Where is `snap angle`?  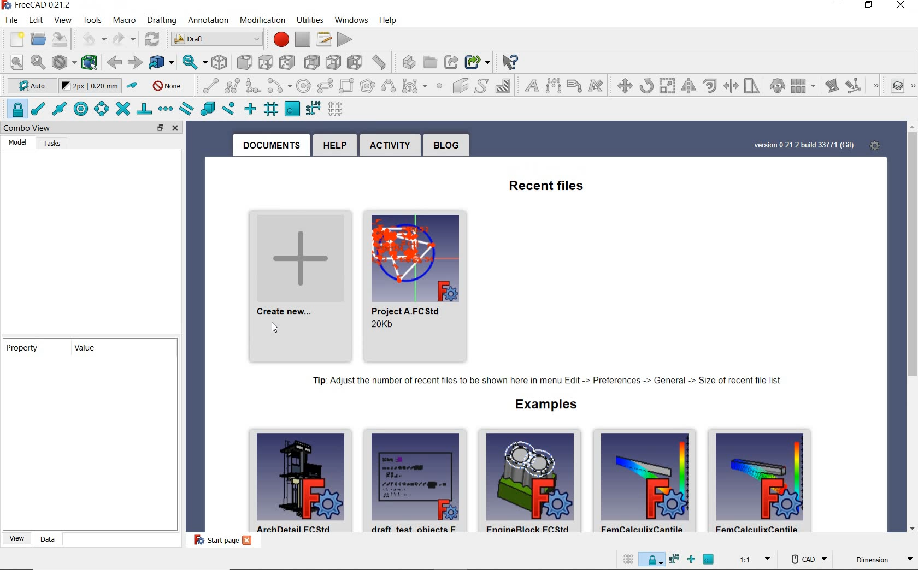
snap angle is located at coordinates (102, 109).